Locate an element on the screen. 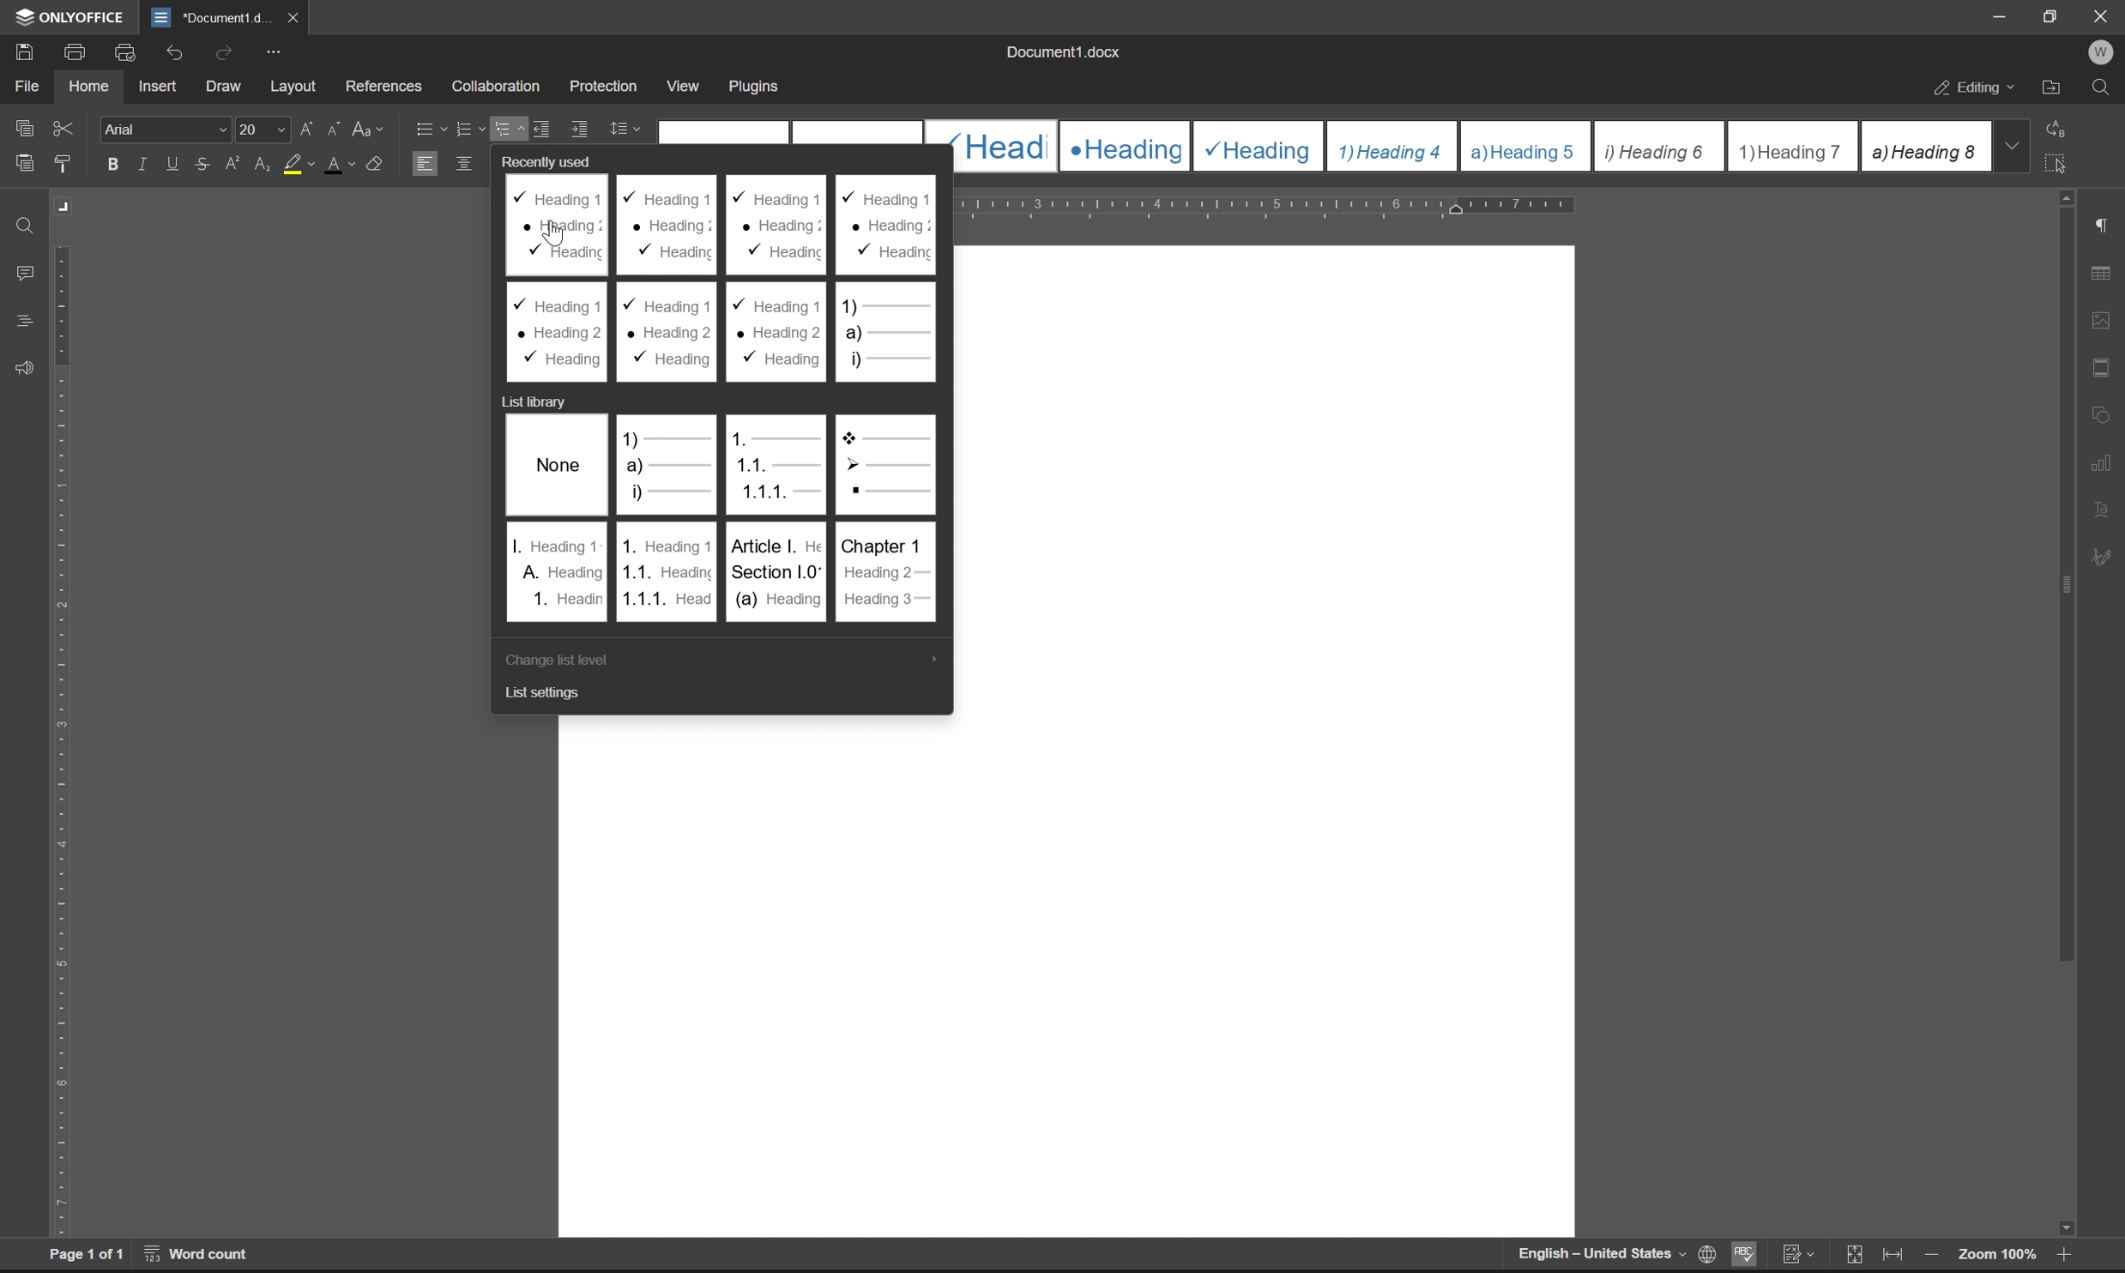  increase indent is located at coordinates (581, 130).